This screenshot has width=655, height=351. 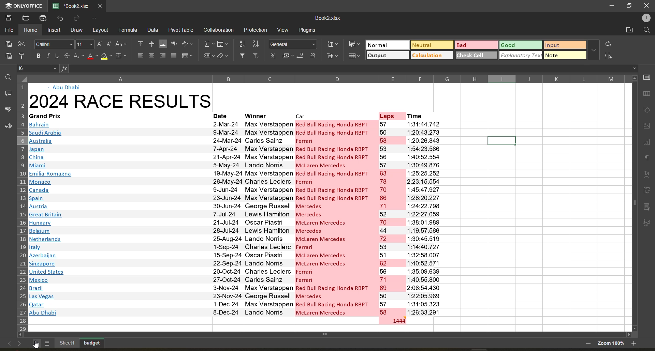 What do you see at coordinates (61, 19) in the screenshot?
I see `undo` at bounding box center [61, 19].